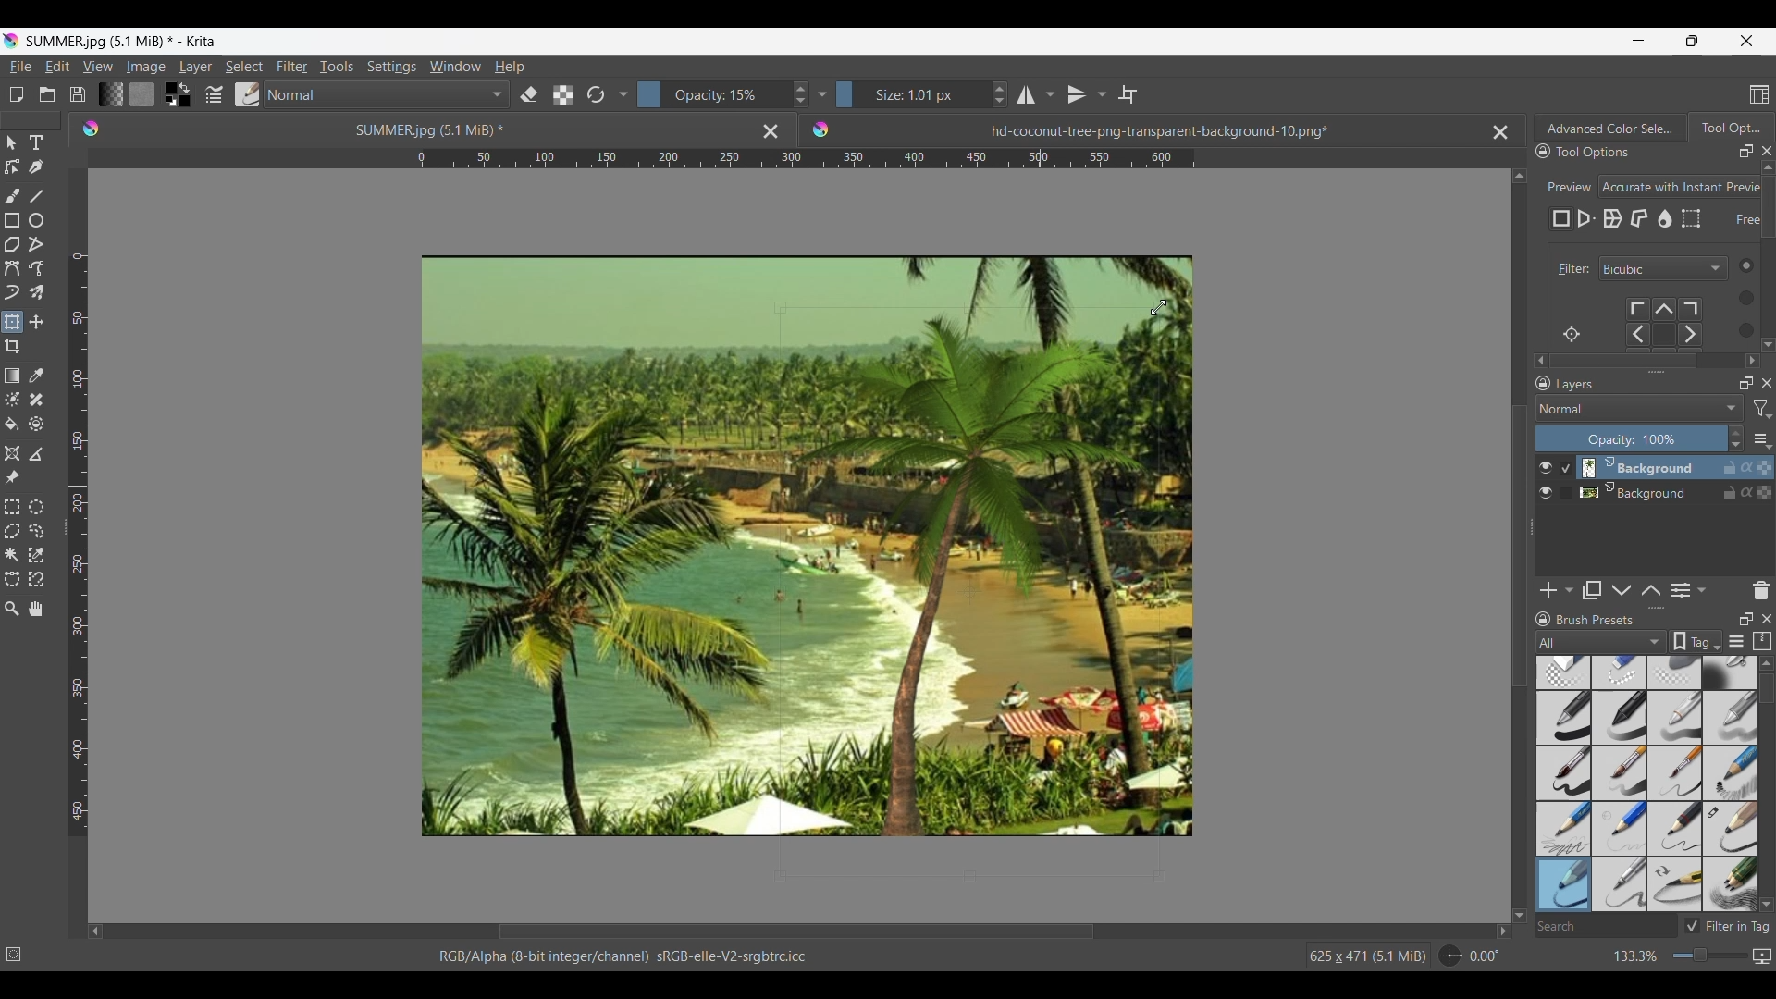 This screenshot has height=999, width=1776. What do you see at coordinates (12, 453) in the screenshot?
I see `Assistant tool` at bounding box center [12, 453].